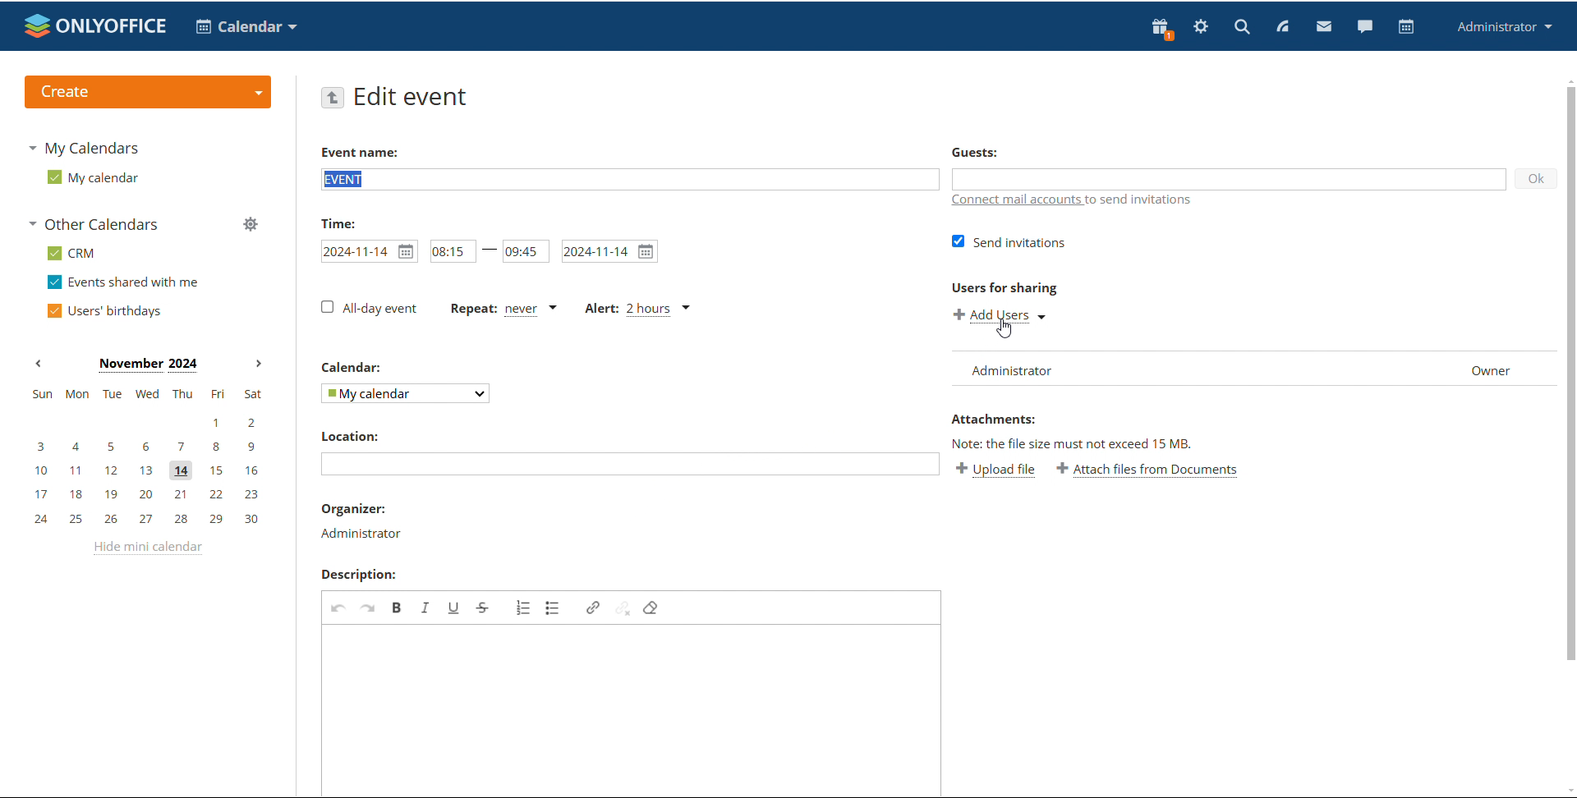 The height and width of the screenshot is (798, 1577). What do you see at coordinates (651, 609) in the screenshot?
I see `remove format` at bounding box center [651, 609].